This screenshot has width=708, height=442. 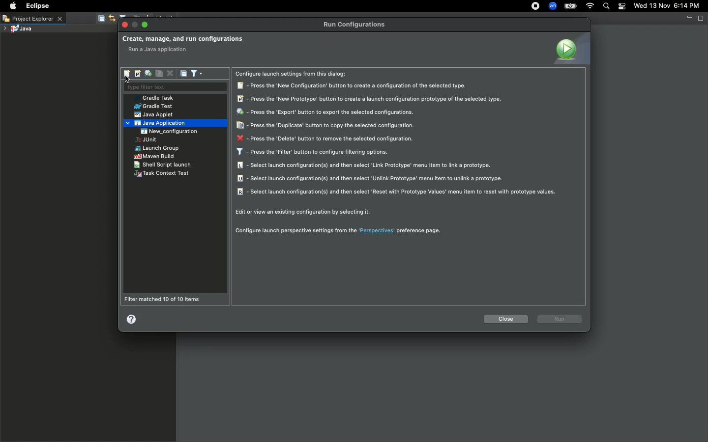 I want to click on Press the 'New Configuration' button to create a configuration of the selected type., so click(x=354, y=86).